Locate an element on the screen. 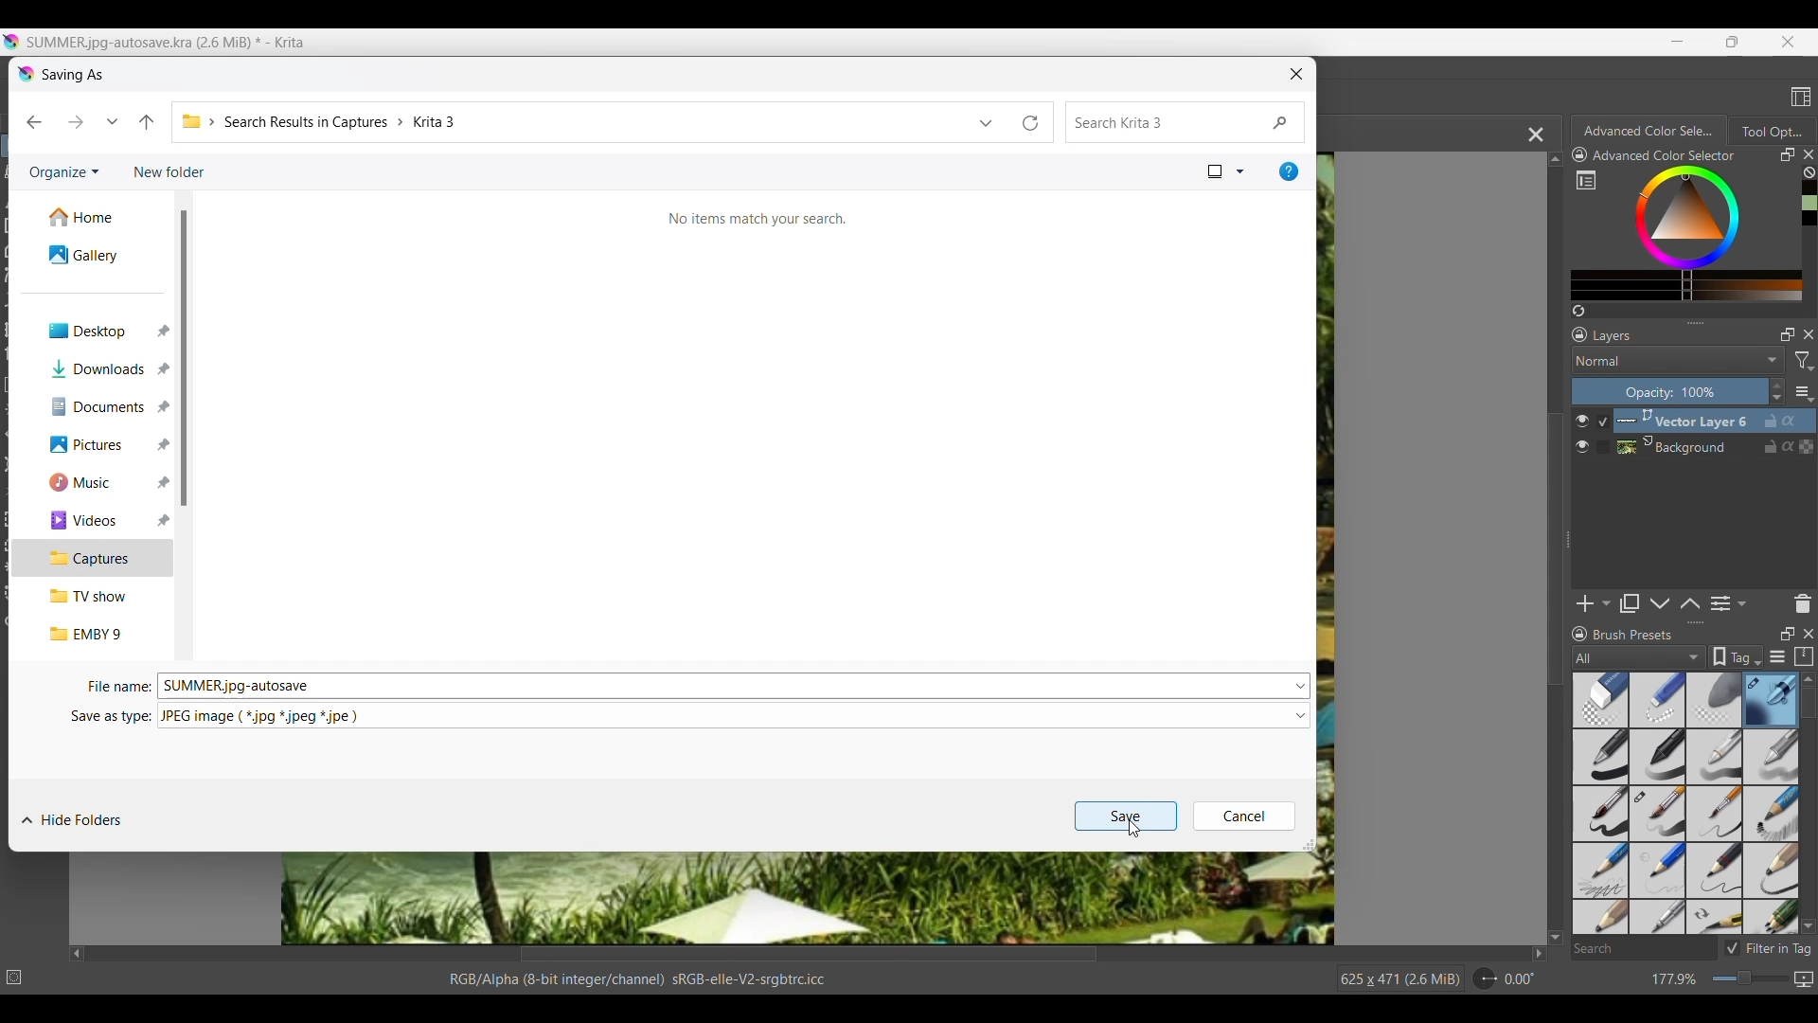 Image resolution: width=1818 pixels, height=1023 pixels. Refresh folder is located at coordinates (1034, 122).